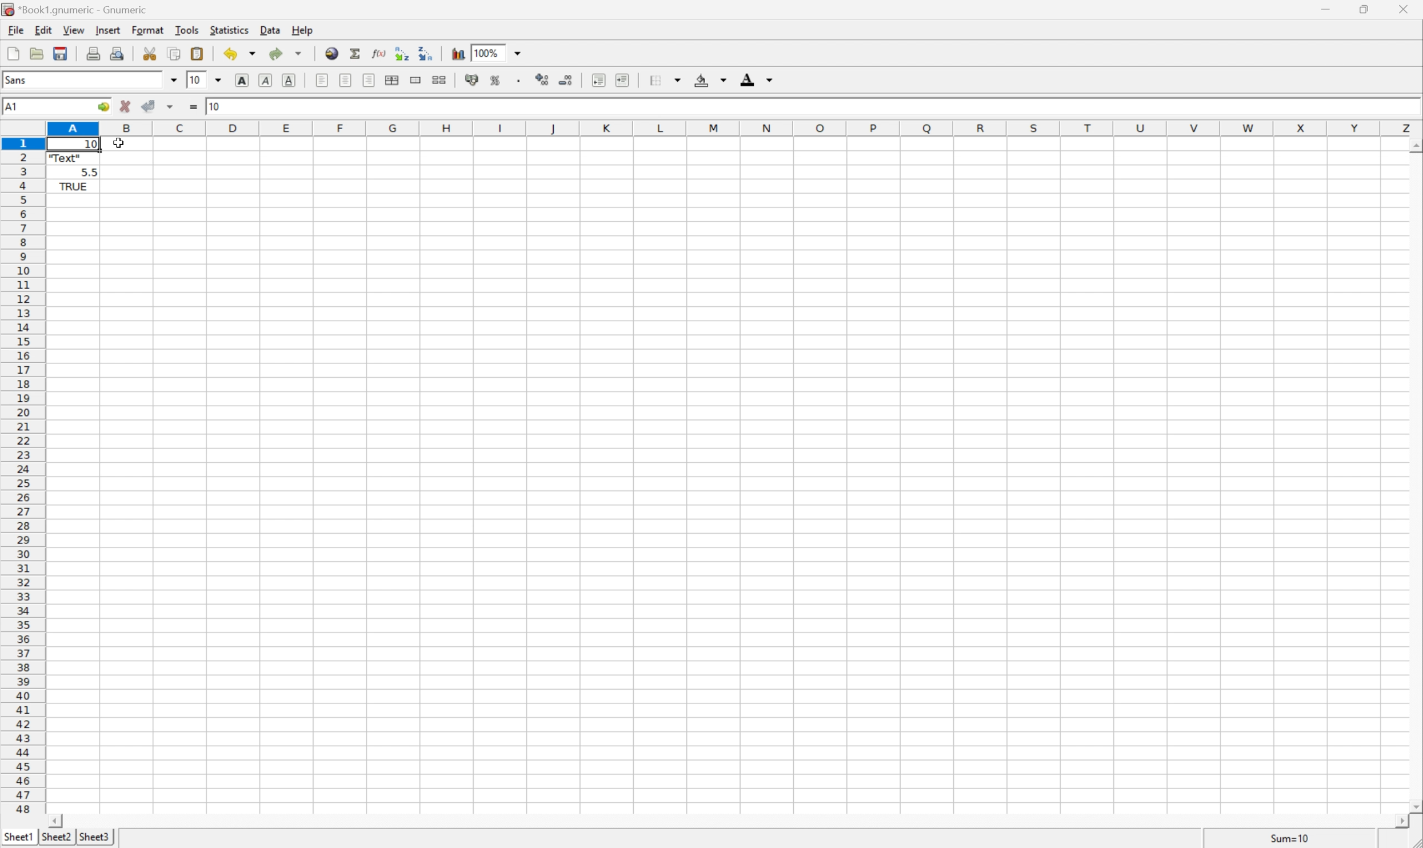 The height and width of the screenshot is (848, 1423). I want to click on Set the format of the selected cells to include a thousands separator, so click(518, 81).